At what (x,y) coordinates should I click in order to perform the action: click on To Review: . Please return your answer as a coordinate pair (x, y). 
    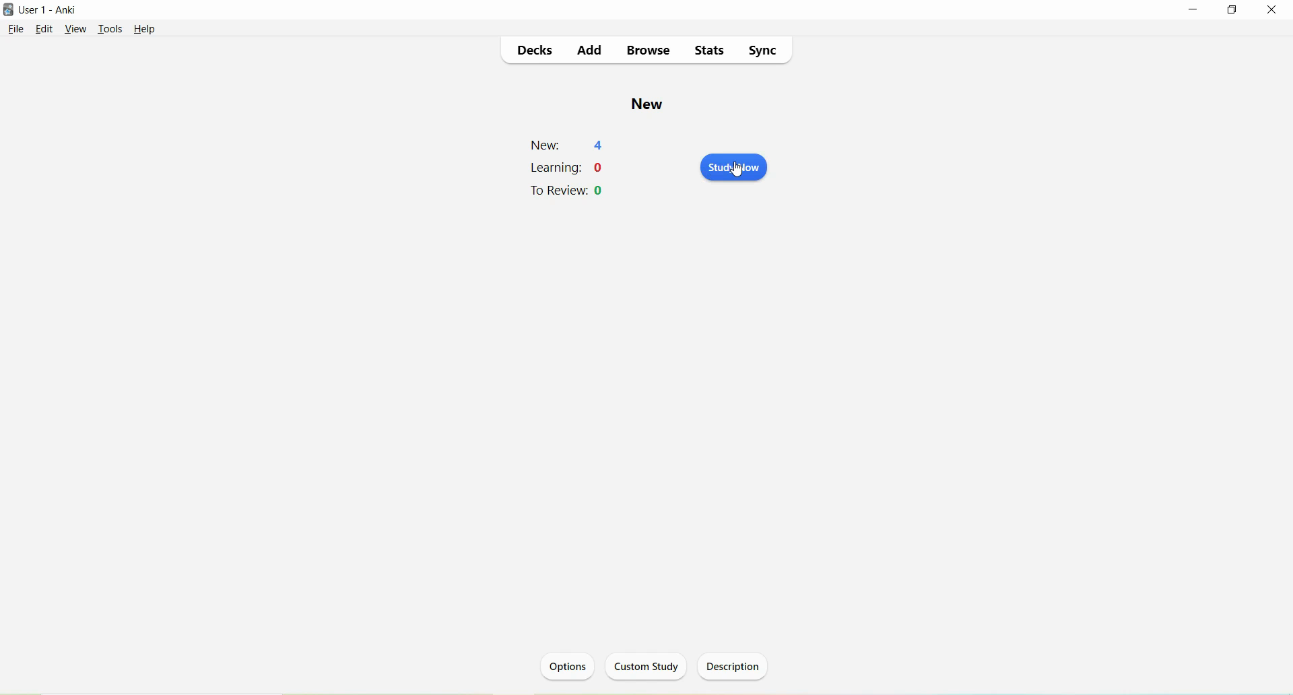
    Looking at the image, I should click on (559, 191).